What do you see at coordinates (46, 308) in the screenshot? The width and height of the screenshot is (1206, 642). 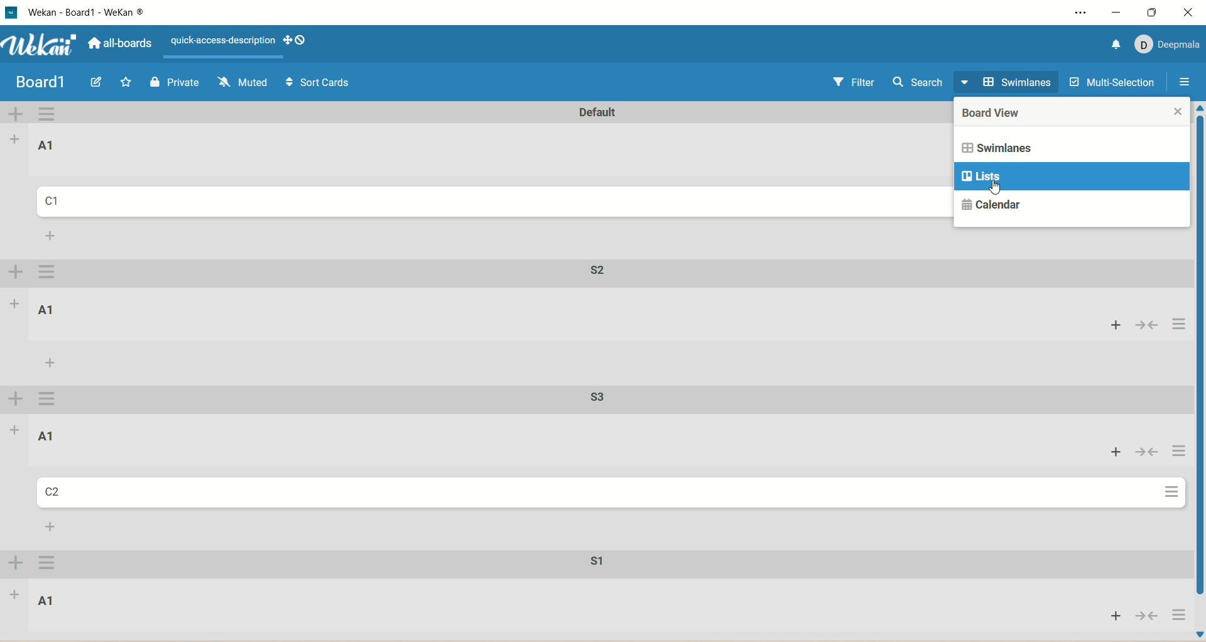 I see `list title` at bounding box center [46, 308].